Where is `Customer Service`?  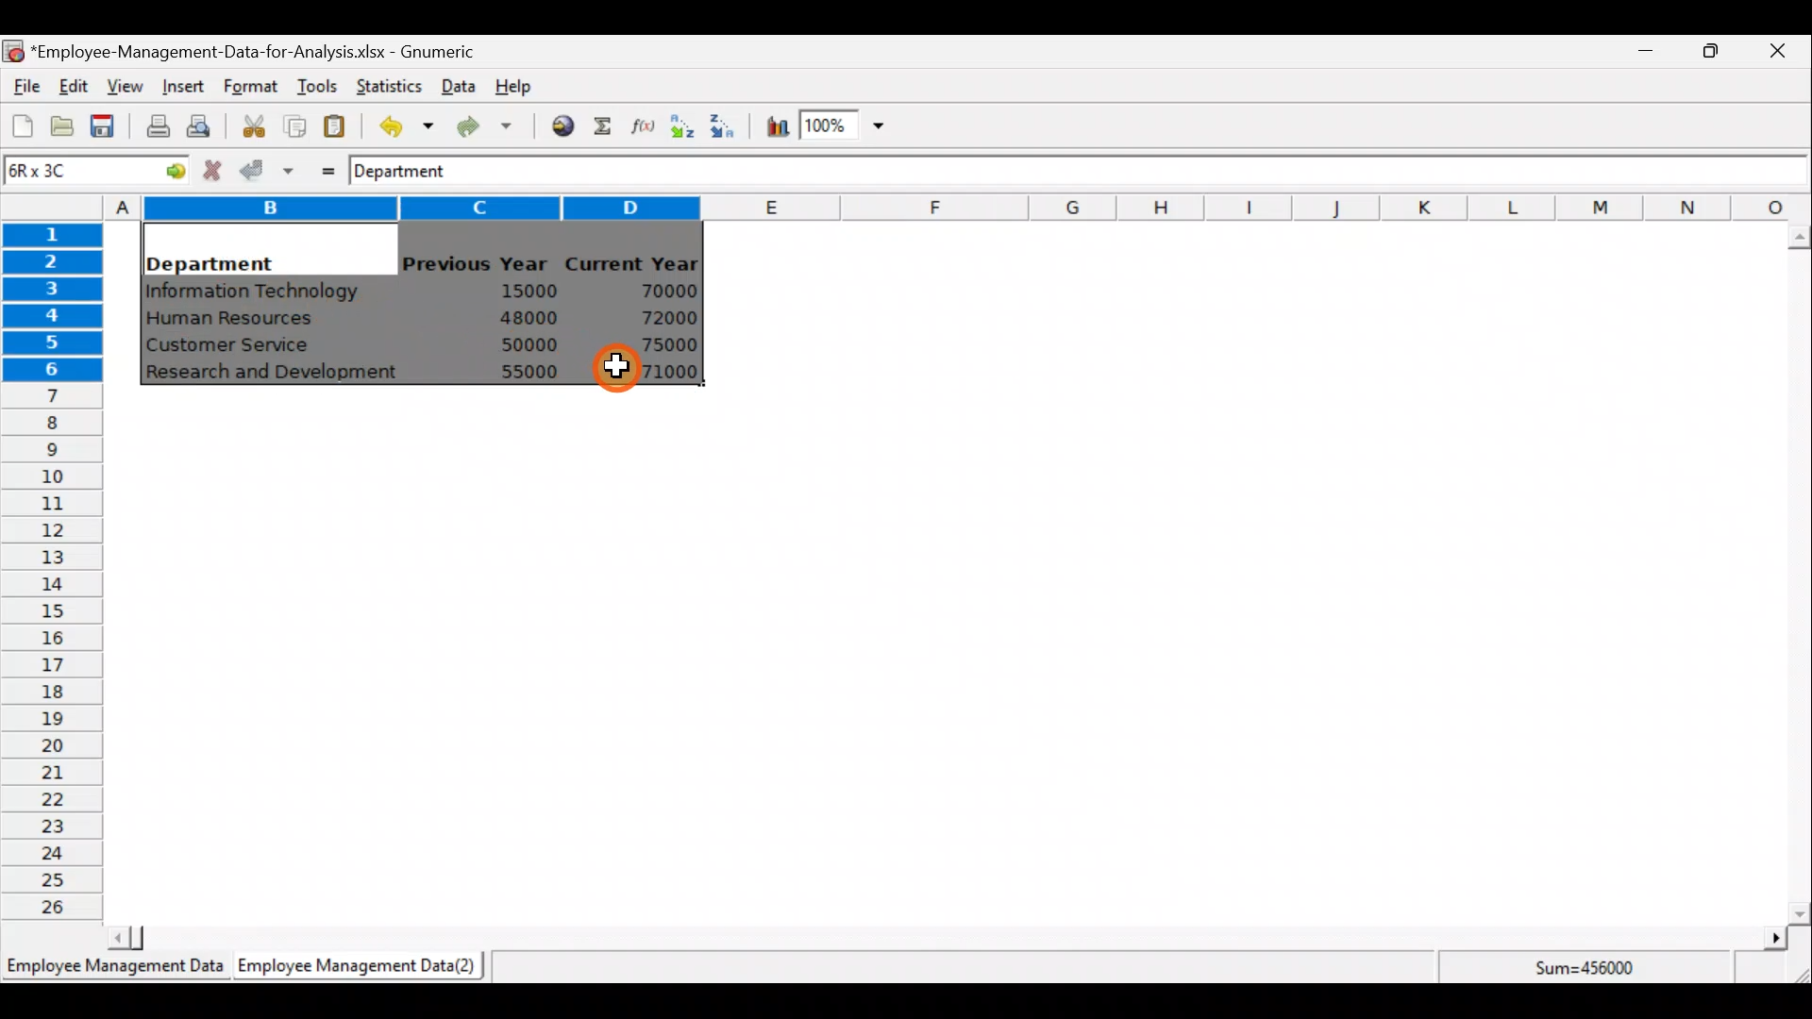 Customer Service is located at coordinates (232, 349).